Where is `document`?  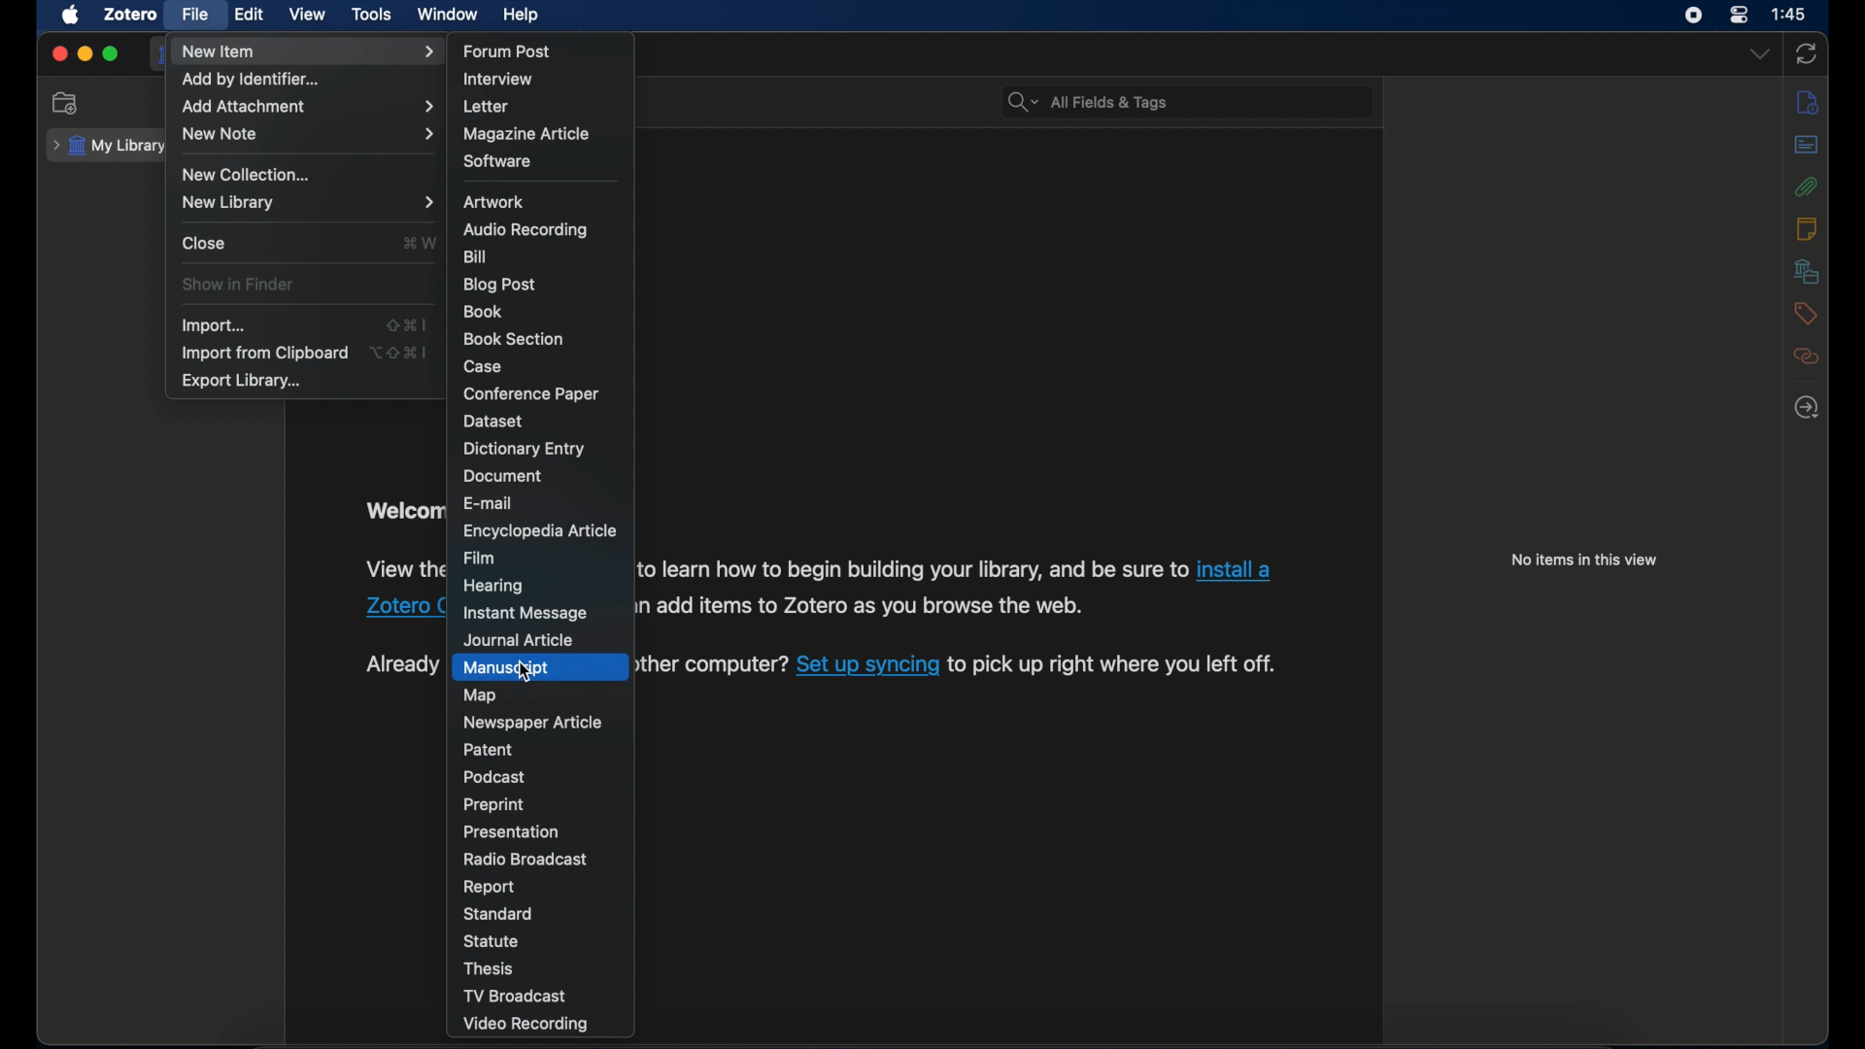 document is located at coordinates (501, 475).